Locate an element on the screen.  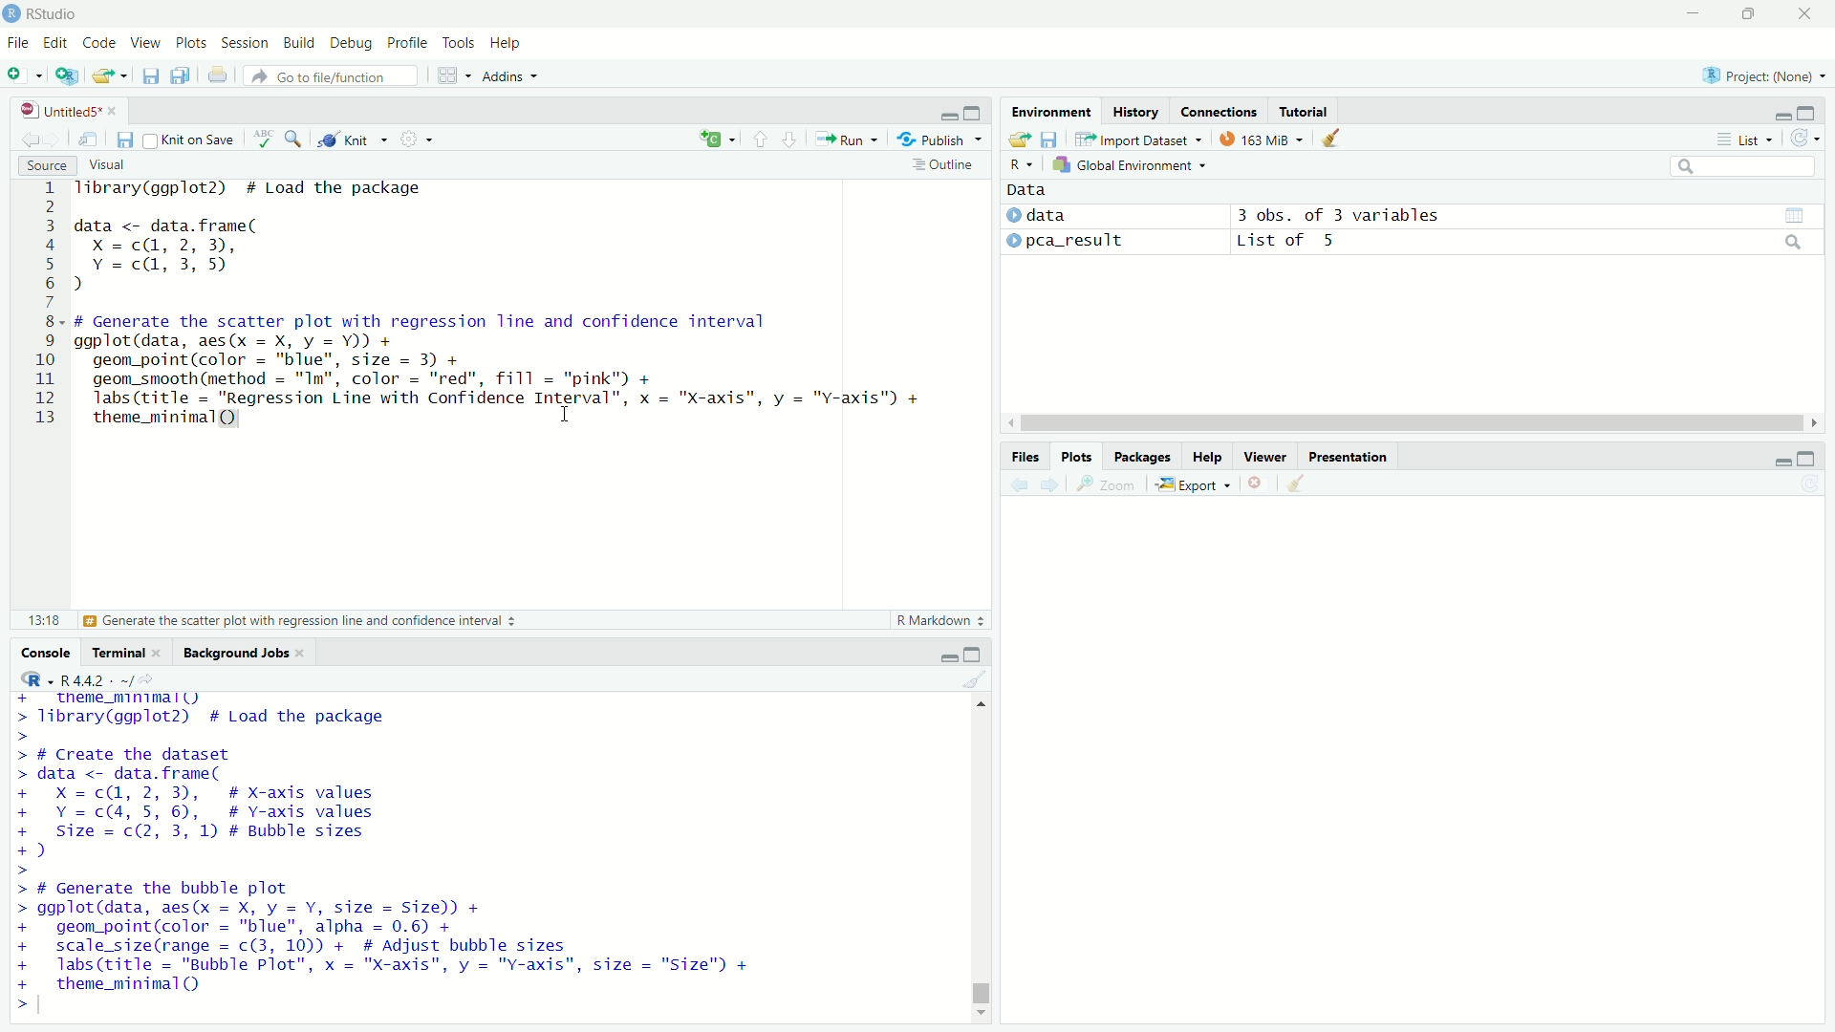
Terminal is located at coordinates (114, 651).